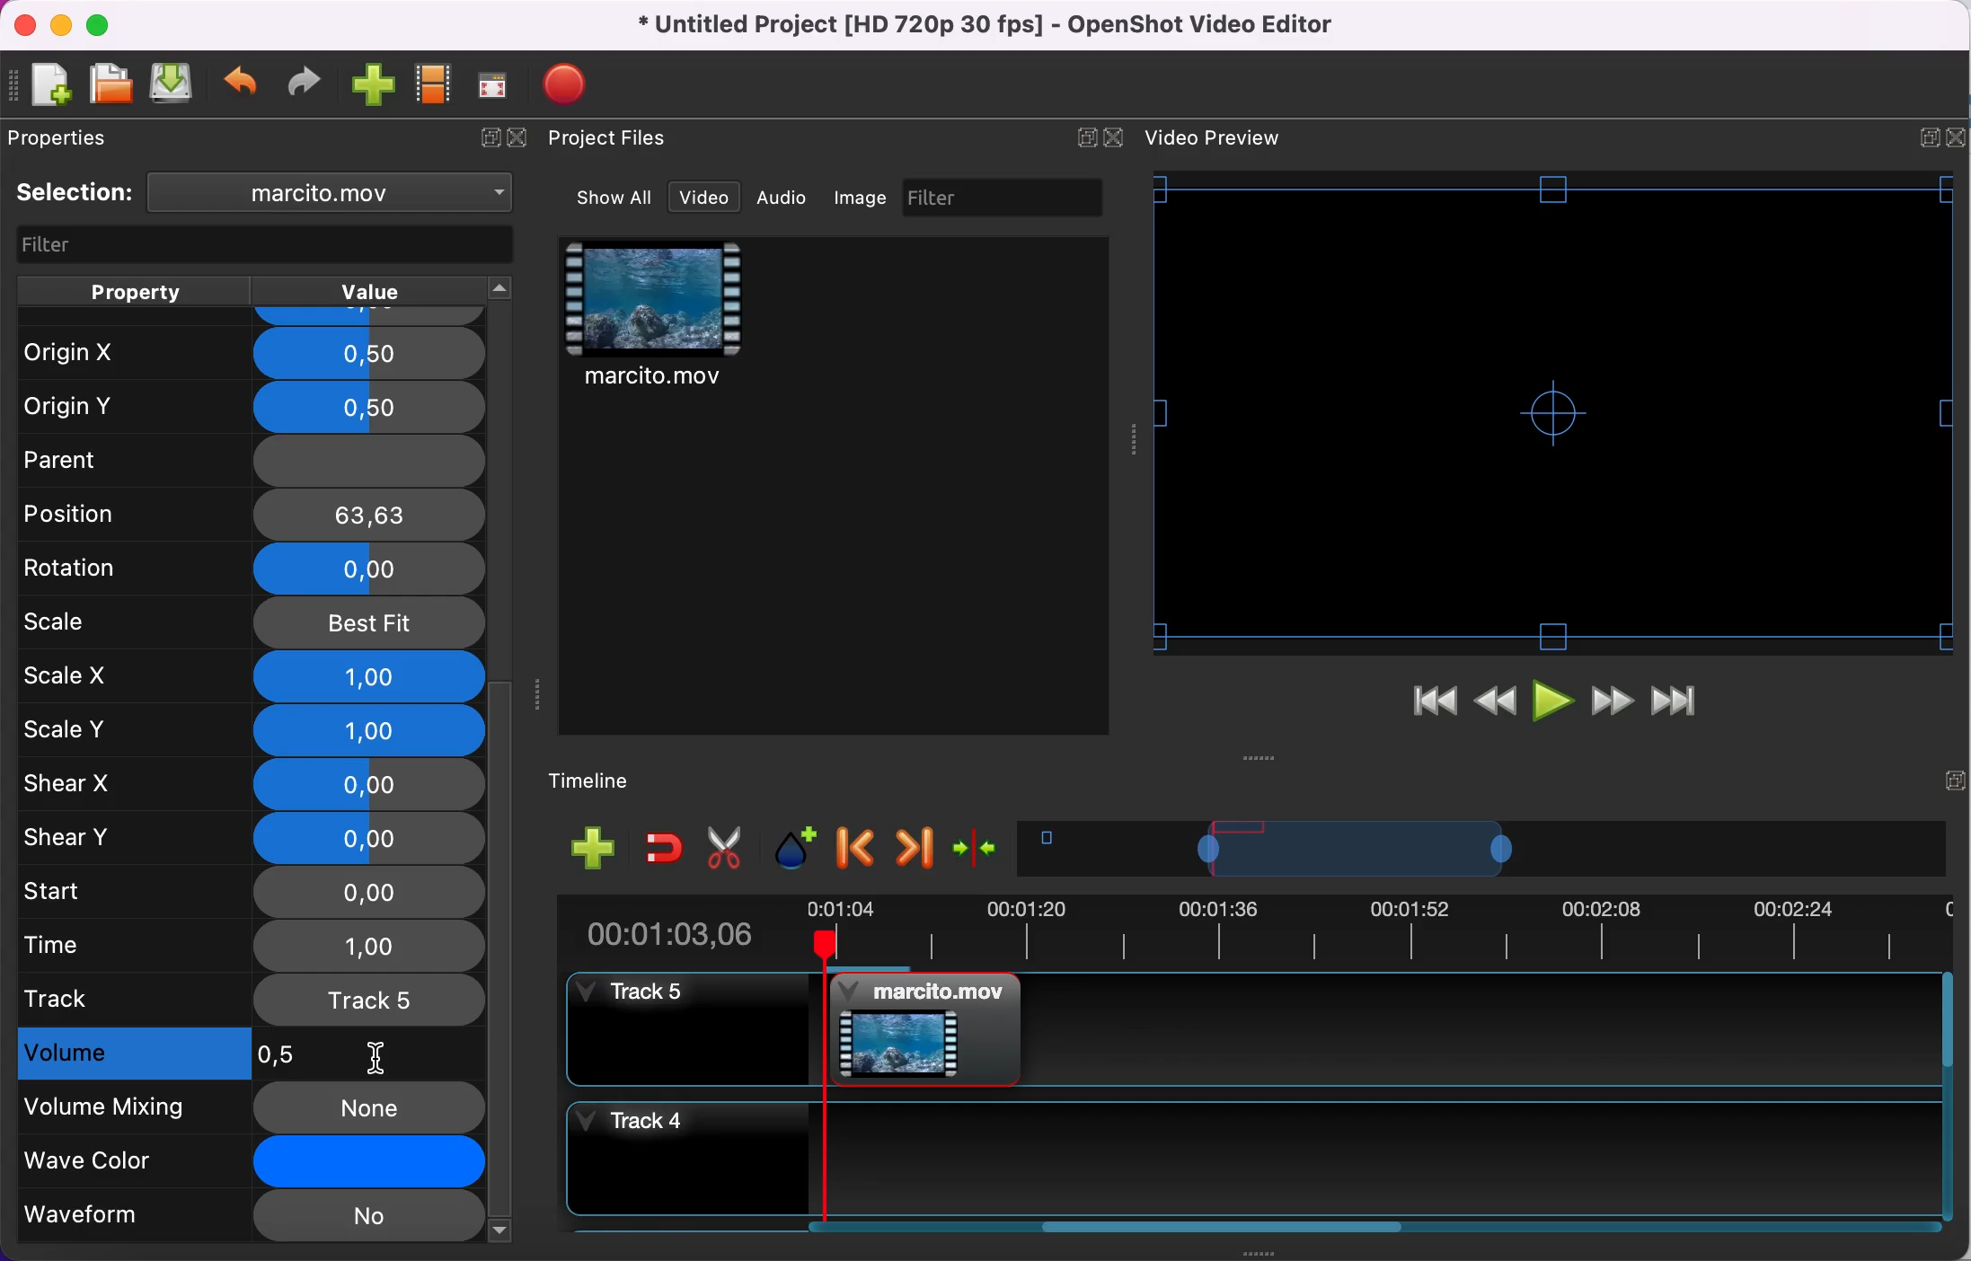 The image size is (1971, 1261). I want to click on add track, so click(594, 846).